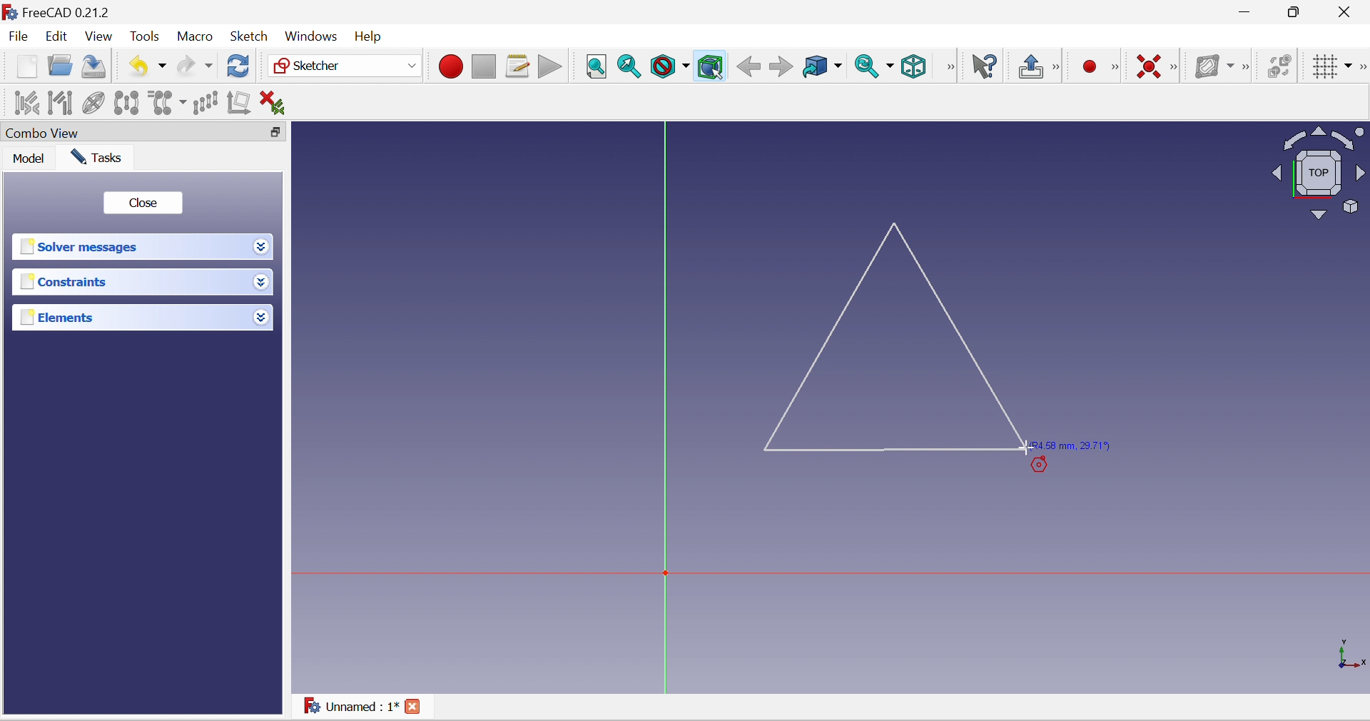 Image resolution: width=1370 pixels, height=721 pixels. Describe the element at coordinates (96, 67) in the screenshot. I see `Save` at that location.